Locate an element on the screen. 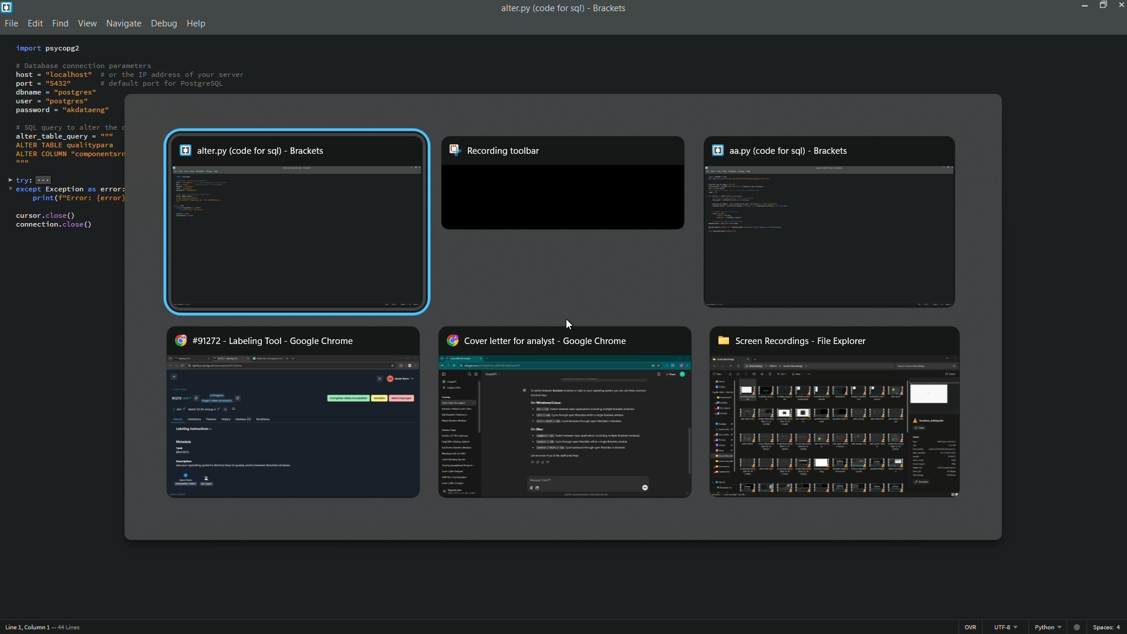 The width and height of the screenshot is (1127, 634). space 4 is located at coordinates (1109, 627).